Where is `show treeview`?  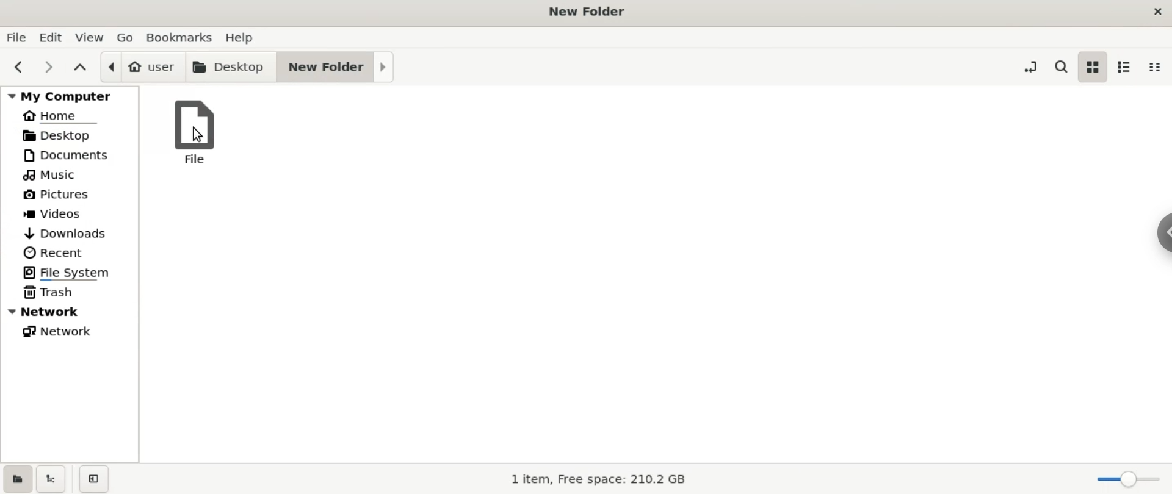
show treeview is located at coordinates (51, 476).